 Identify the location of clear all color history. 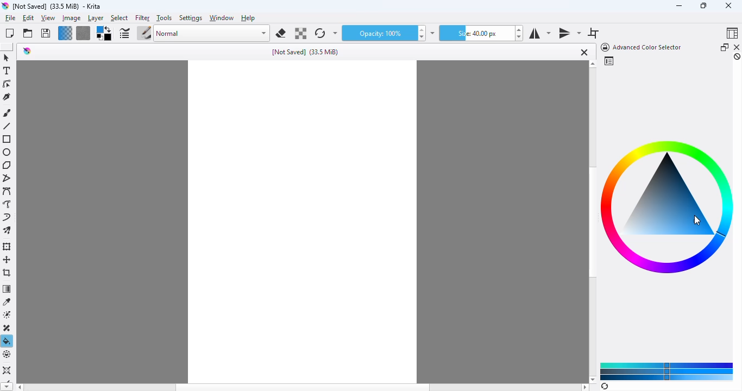
(737, 56).